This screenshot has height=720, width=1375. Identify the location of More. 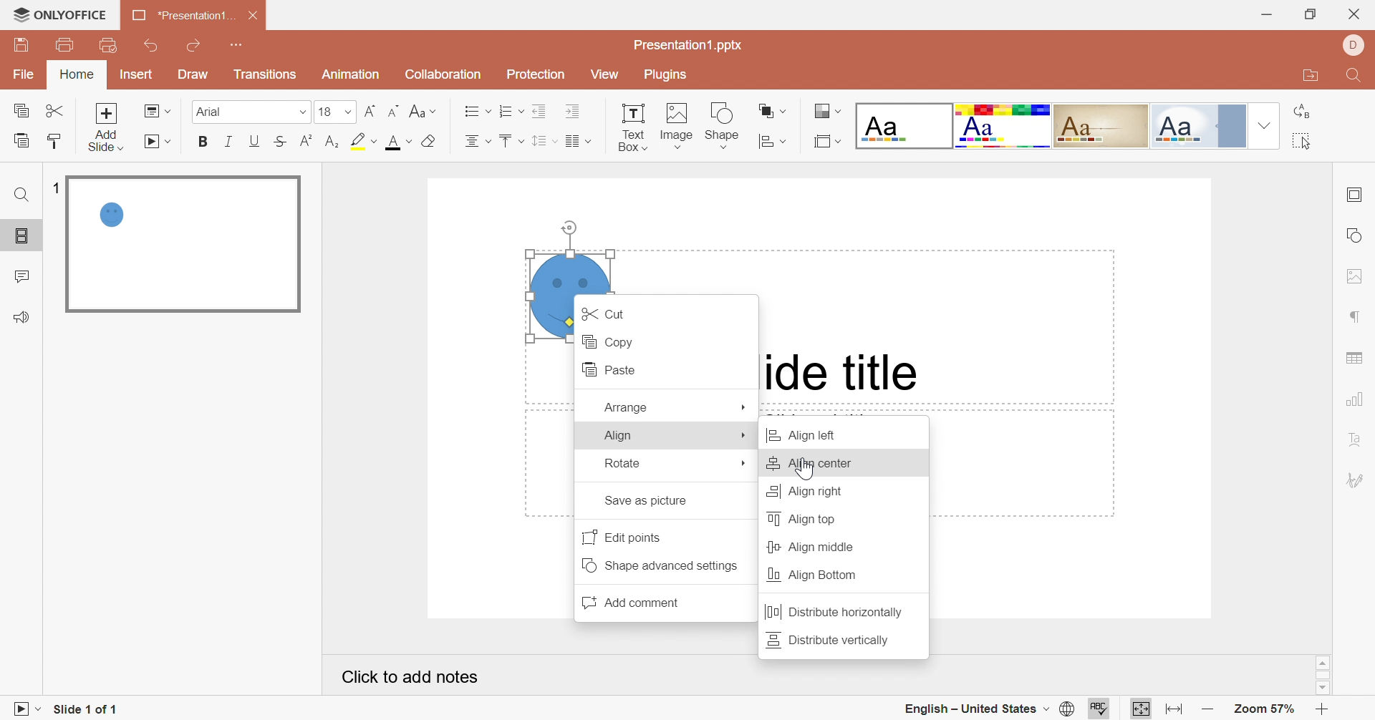
(745, 437).